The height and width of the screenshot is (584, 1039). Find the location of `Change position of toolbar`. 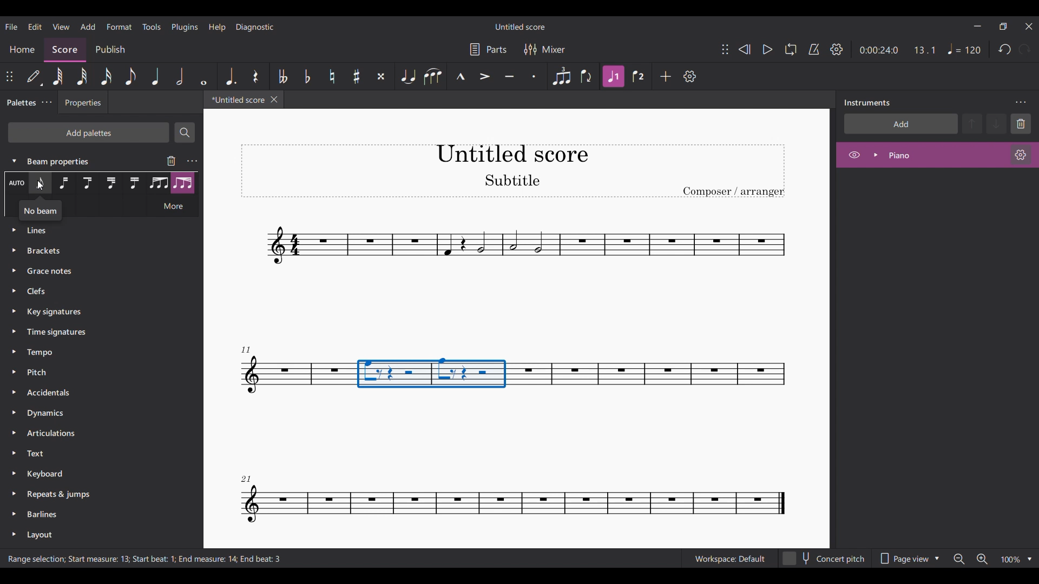

Change position of toolbar is located at coordinates (10, 76).